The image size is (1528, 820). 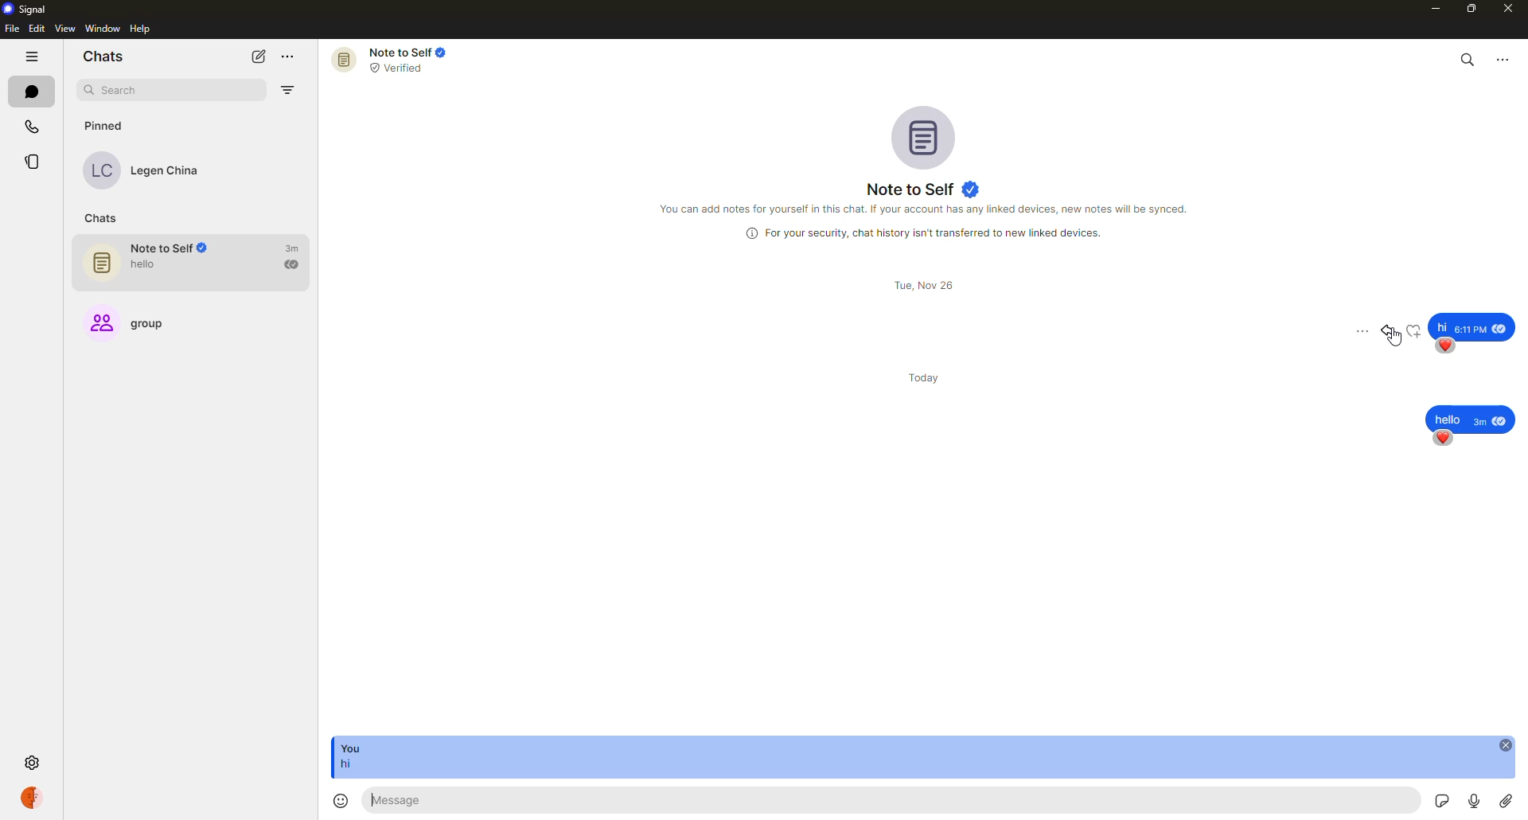 I want to click on note to self, so click(x=198, y=264).